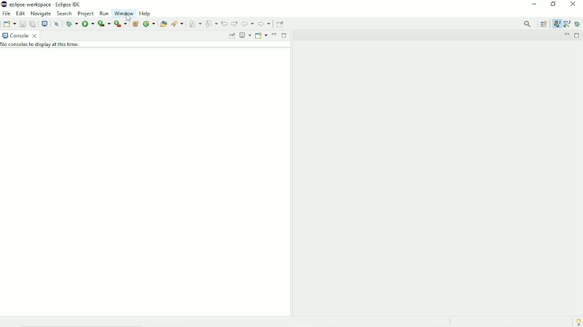 Image resolution: width=583 pixels, height=327 pixels. What do you see at coordinates (22, 23) in the screenshot?
I see `Save` at bounding box center [22, 23].